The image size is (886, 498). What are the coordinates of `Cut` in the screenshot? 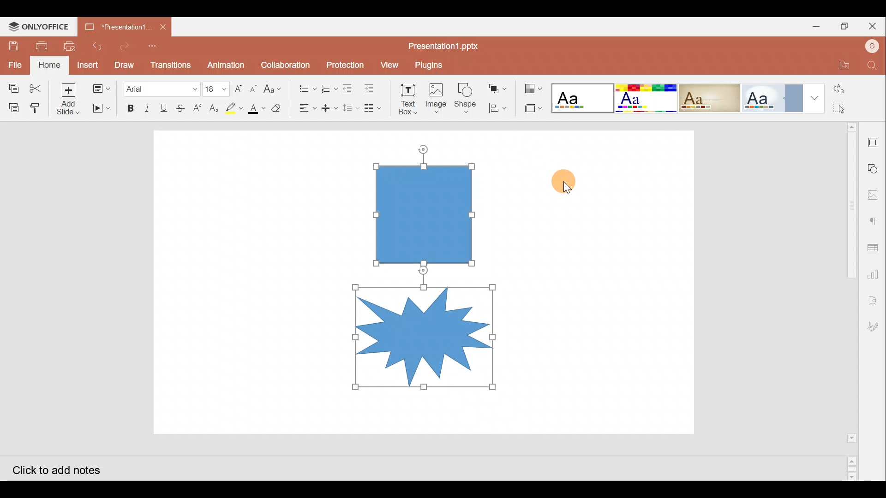 It's located at (35, 85).